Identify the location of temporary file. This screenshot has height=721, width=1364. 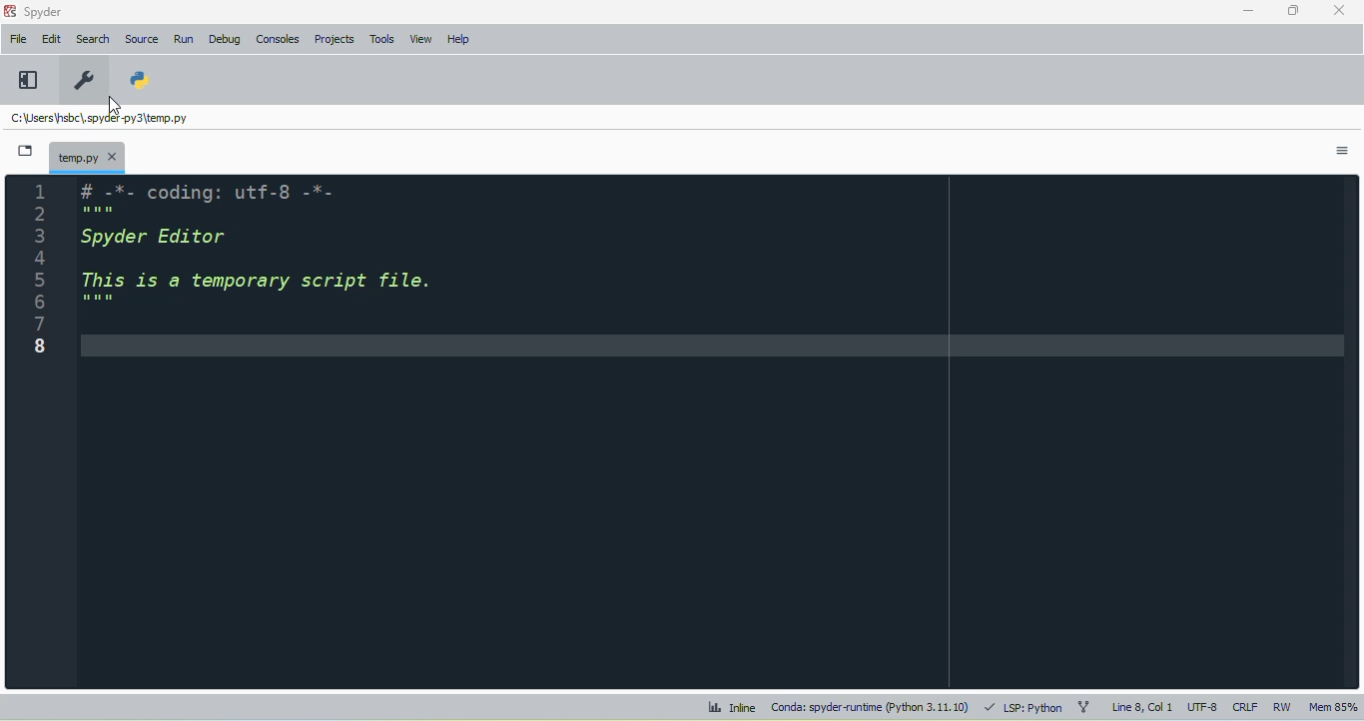
(88, 157).